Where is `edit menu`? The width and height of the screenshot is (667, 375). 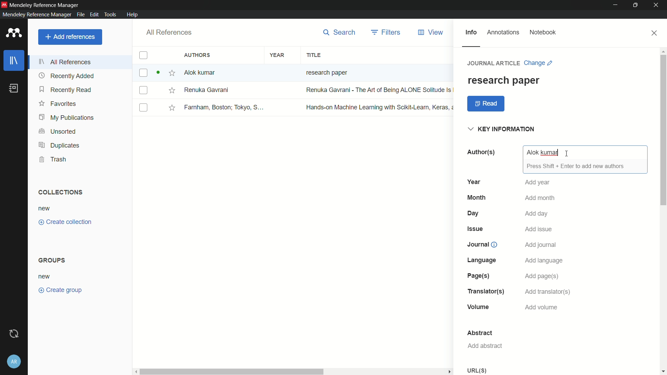
edit menu is located at coordinates (93, 15).